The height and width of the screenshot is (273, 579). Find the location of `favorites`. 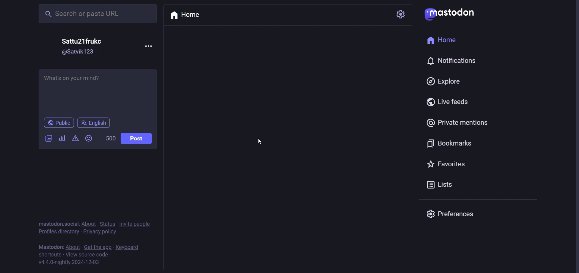

favorites is located at coordinates (447, 164).